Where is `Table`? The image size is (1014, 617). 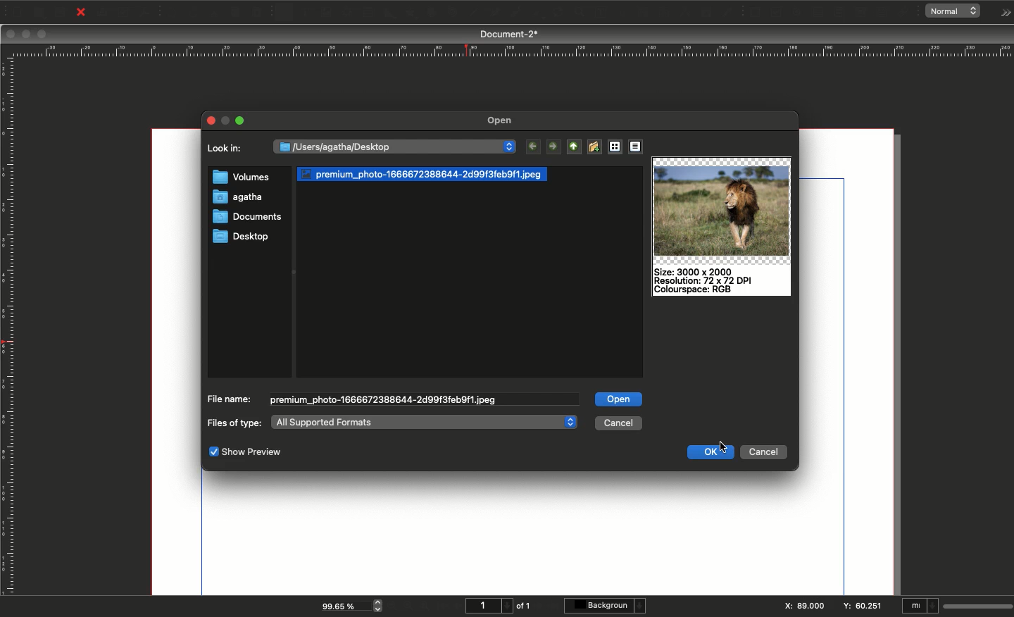 Table is located at coordinates (368, 13).